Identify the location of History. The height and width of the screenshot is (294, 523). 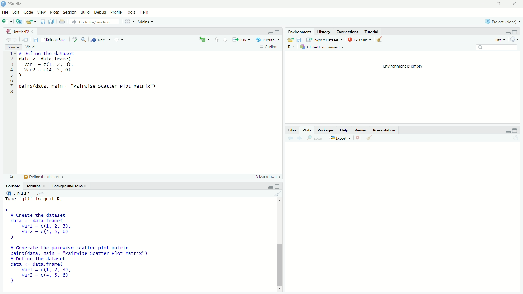
(324, 32).